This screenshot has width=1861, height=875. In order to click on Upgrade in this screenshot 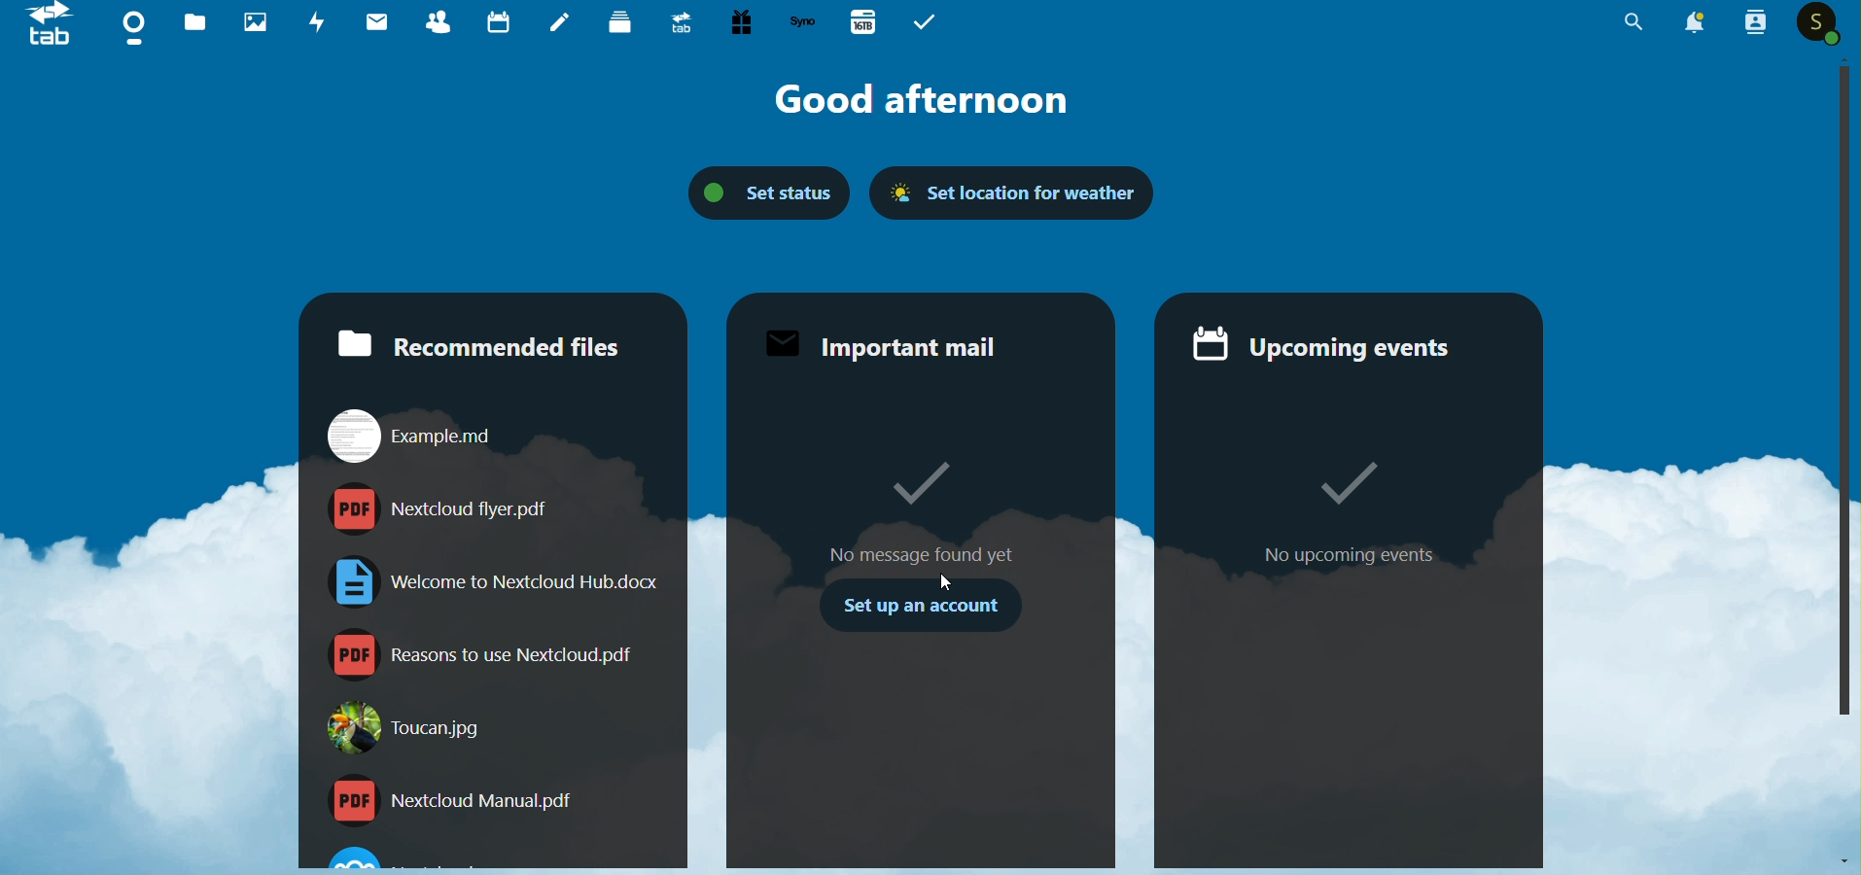, I will do `click(675, 25)`.